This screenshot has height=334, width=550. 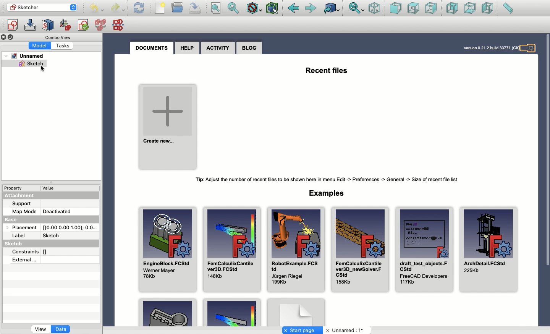 I want to click on Front, so click(x=396, y=9).